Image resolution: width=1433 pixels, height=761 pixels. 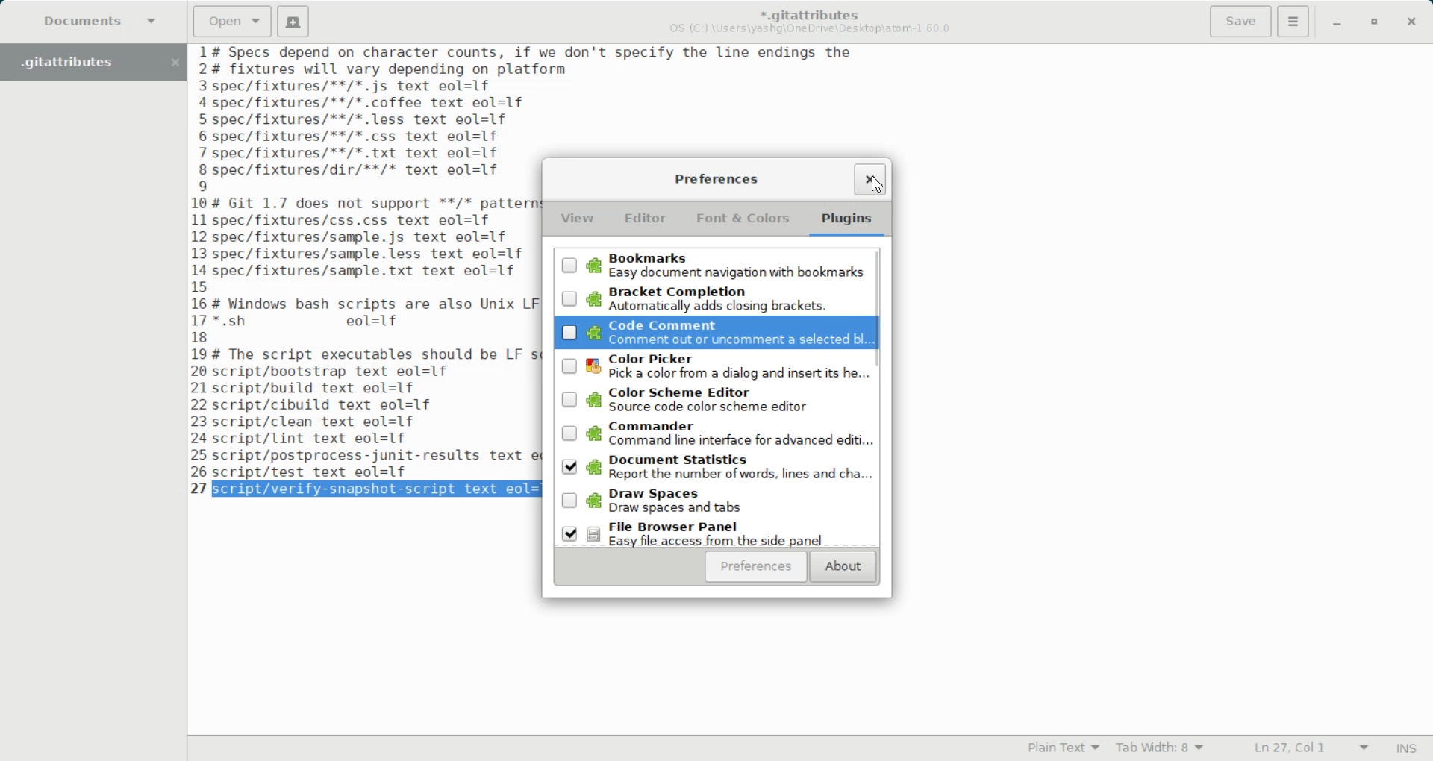 I want to click on File Browser Panel: Easy file access from the side panel., so click(x=713, y=532).